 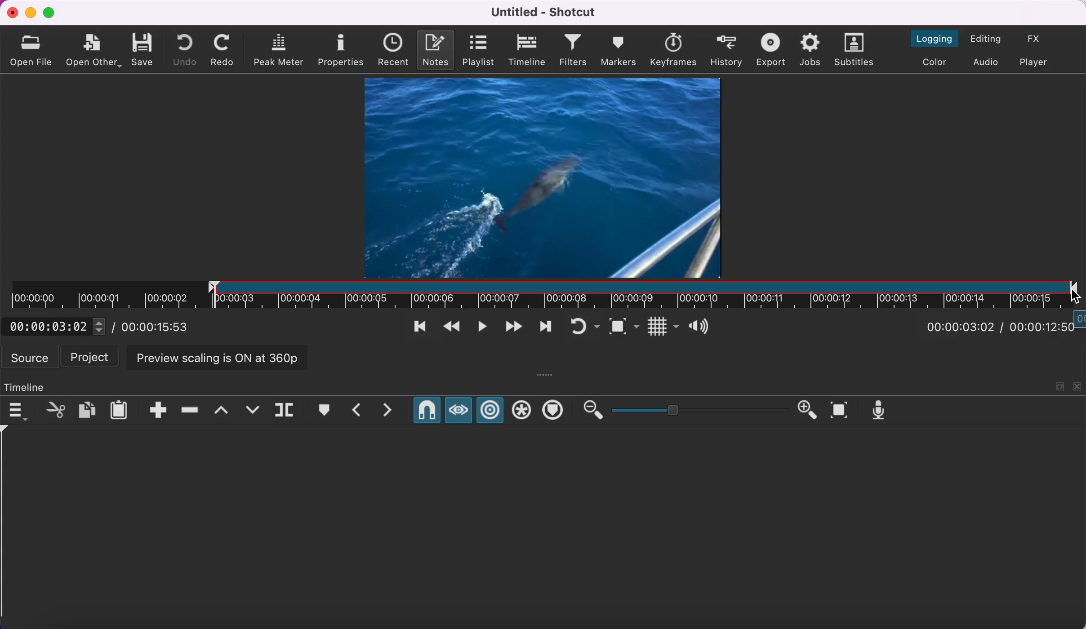 What do you see at coordinates (542, 178) in the screenshot?
I see `clip` at bounding box center [542, 178].